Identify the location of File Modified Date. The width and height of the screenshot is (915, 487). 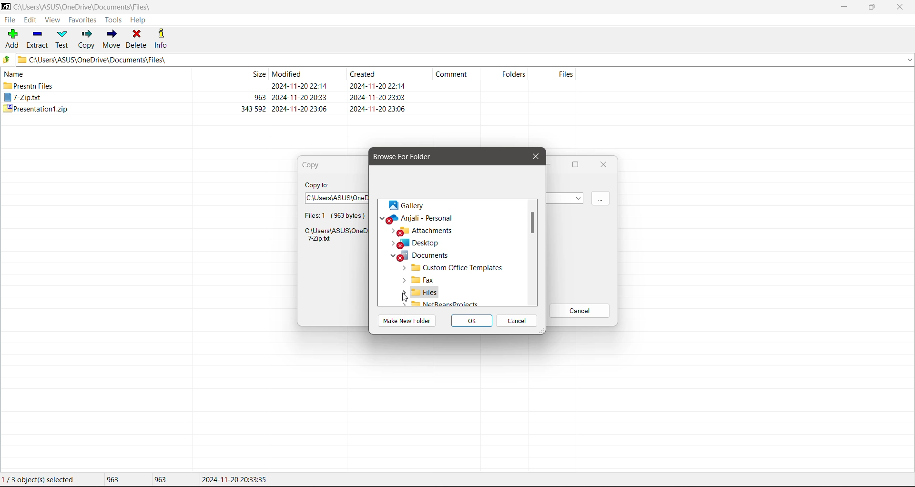
(301, 91).